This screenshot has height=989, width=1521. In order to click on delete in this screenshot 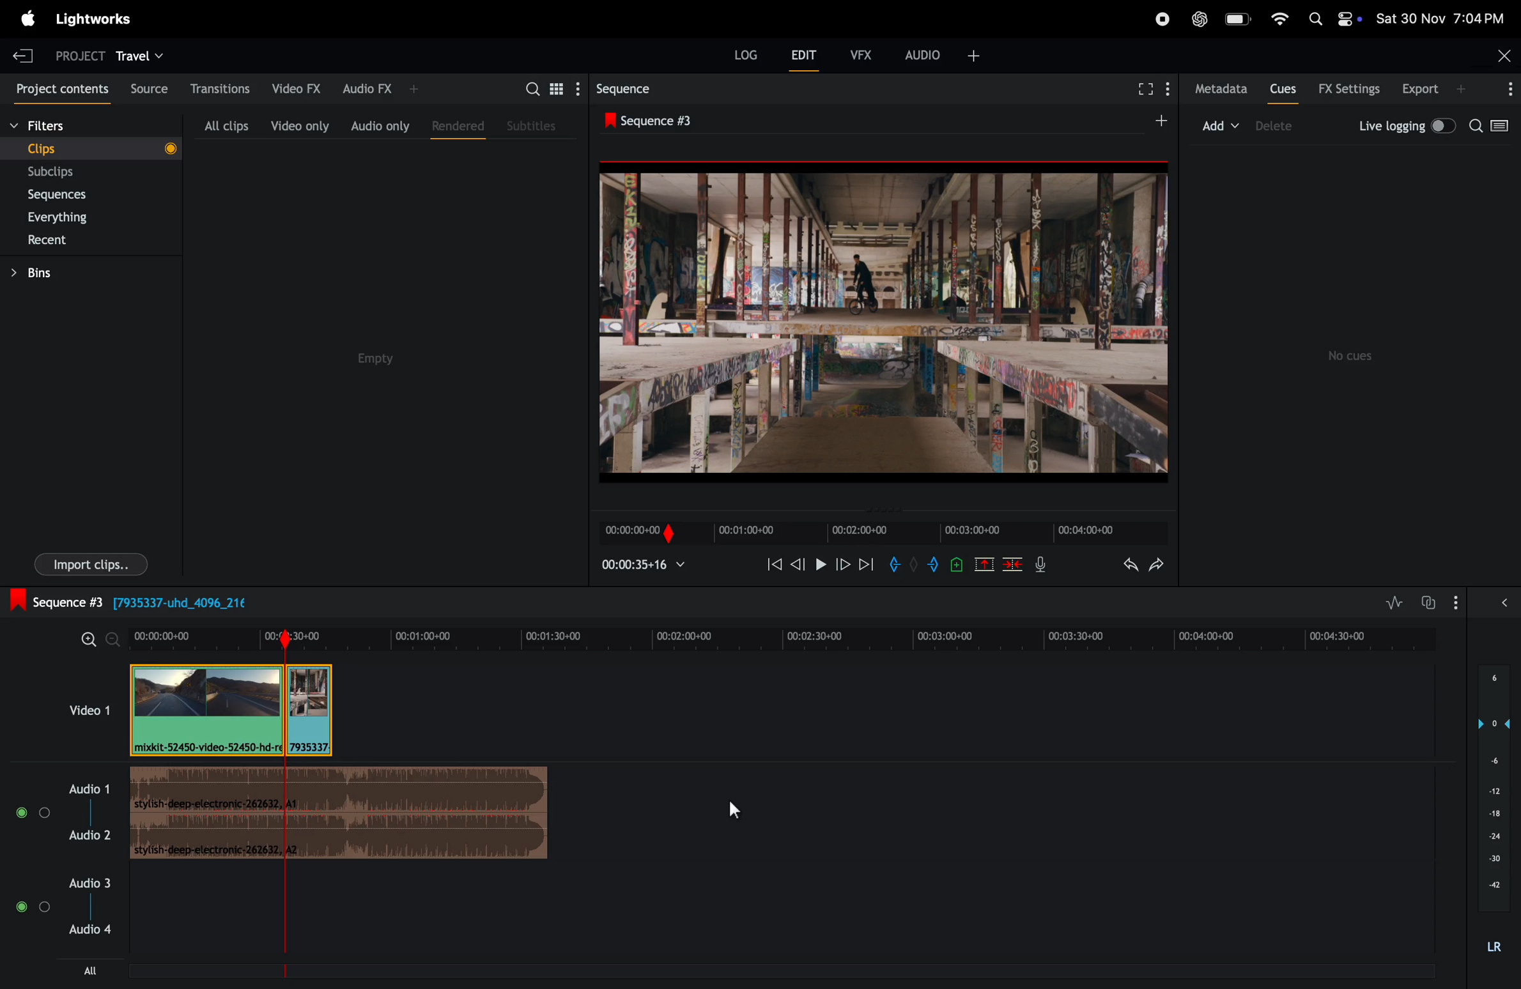, I will do `click(1014, 564)`.